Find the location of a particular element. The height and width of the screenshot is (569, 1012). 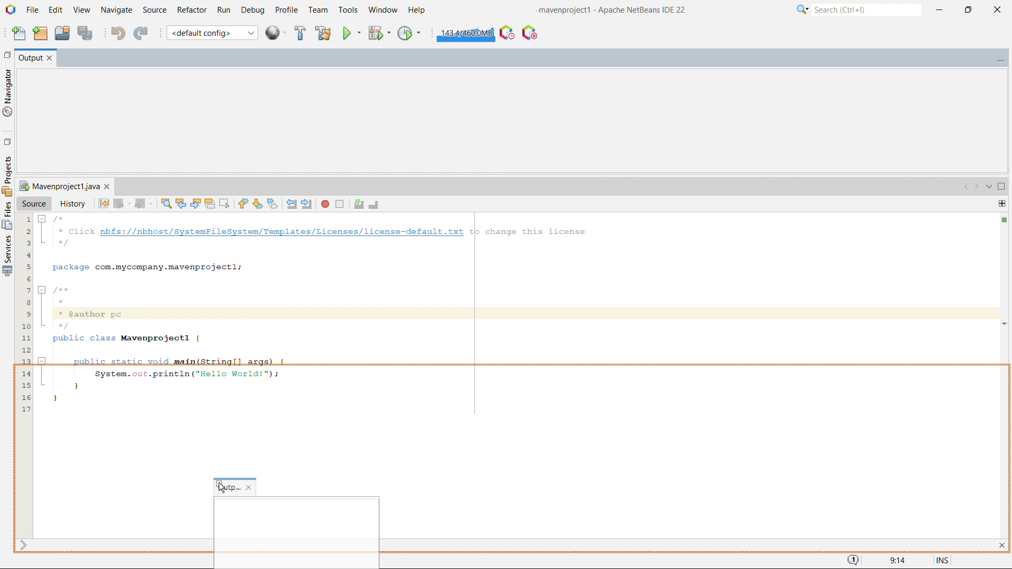

9:14 is located at coordinates (896, 561).